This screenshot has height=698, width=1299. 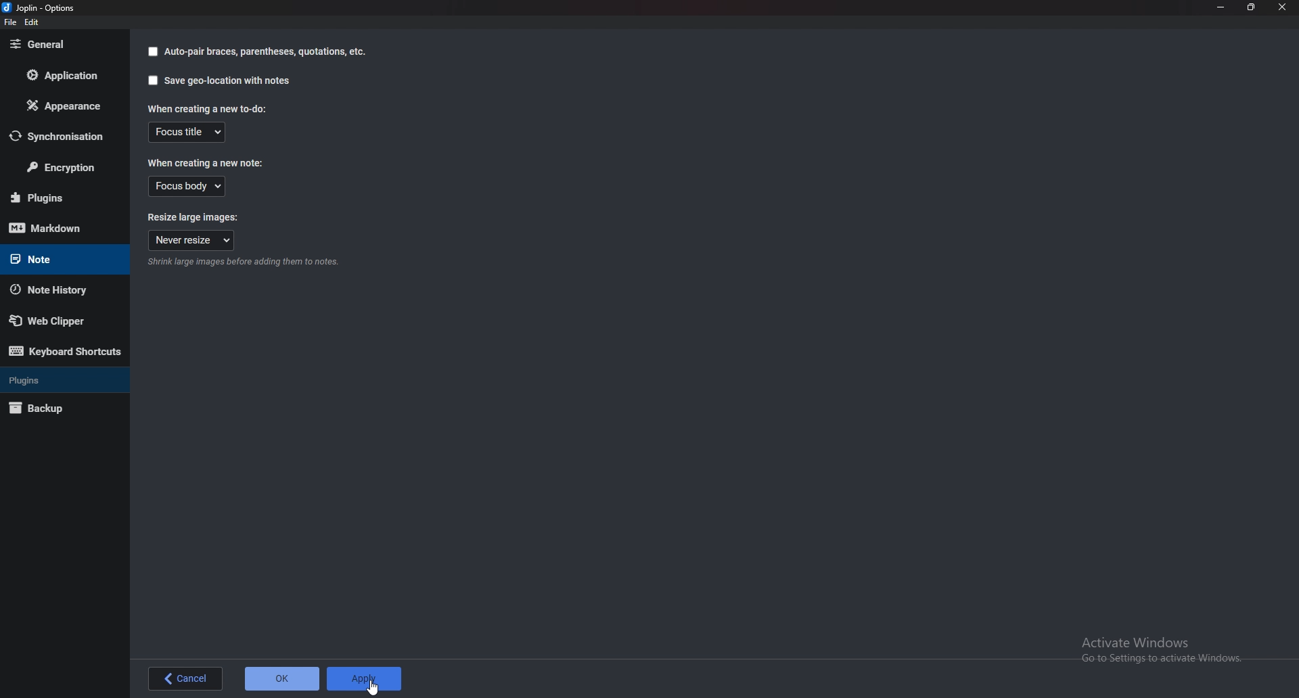 I want to click on info, so click(x=241, y=264).